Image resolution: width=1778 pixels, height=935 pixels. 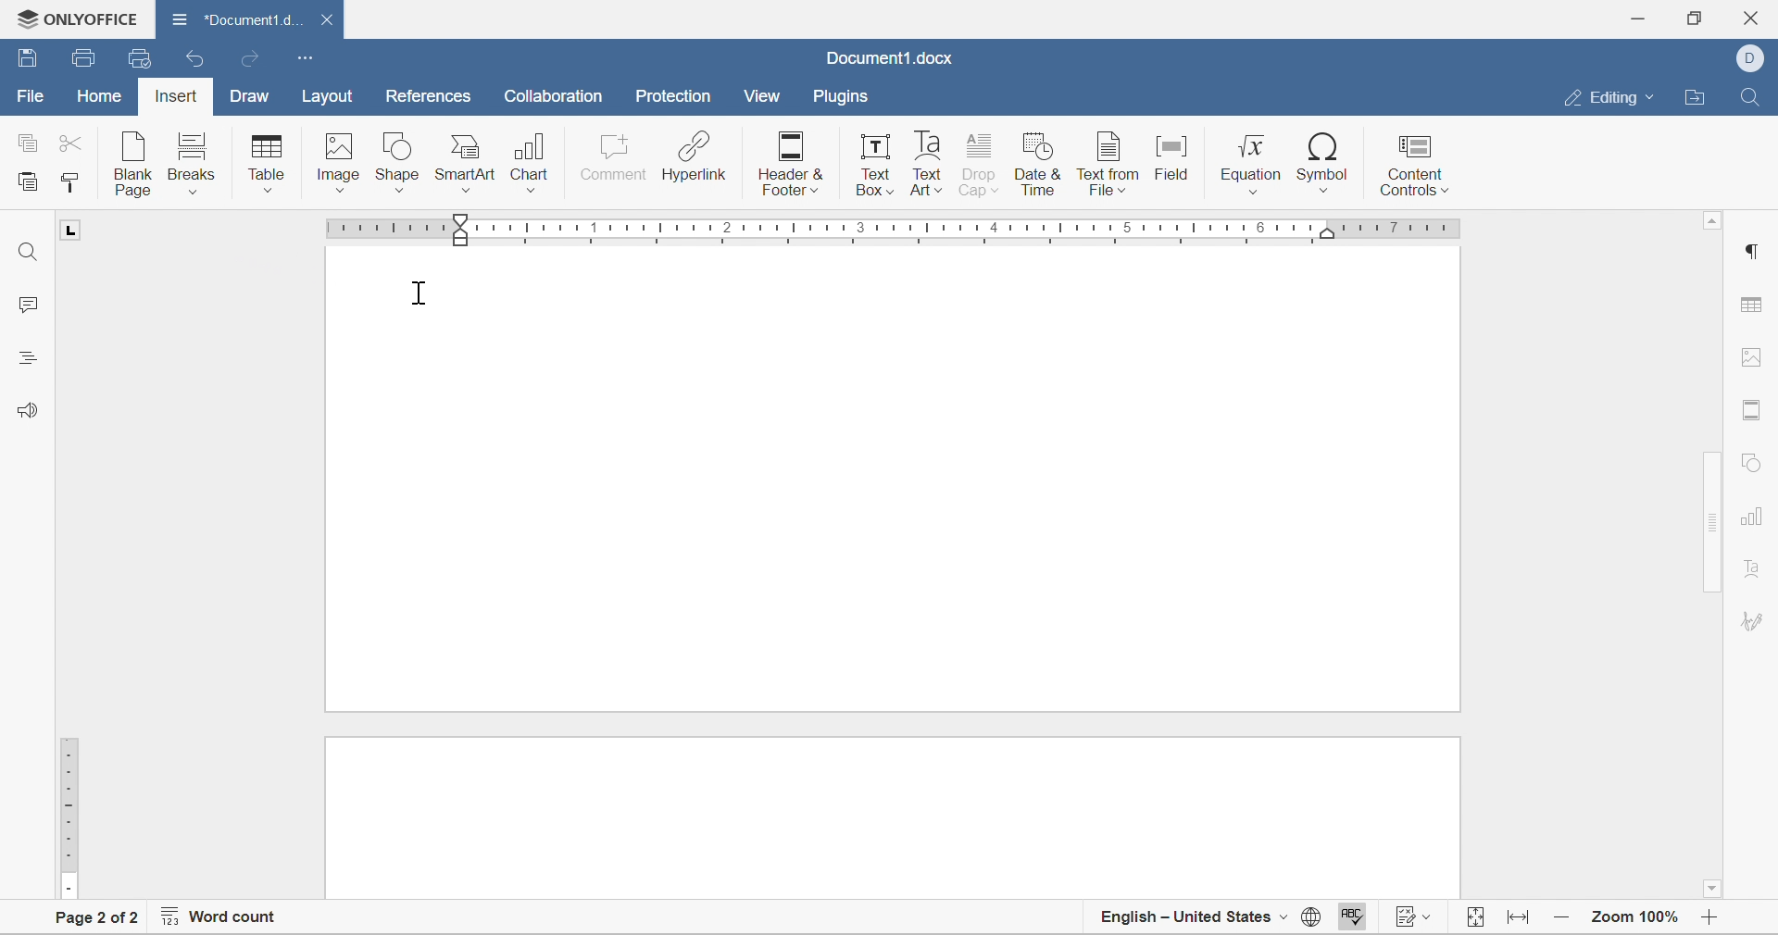 I want to click on Ruler, so click(x=68, y=817).